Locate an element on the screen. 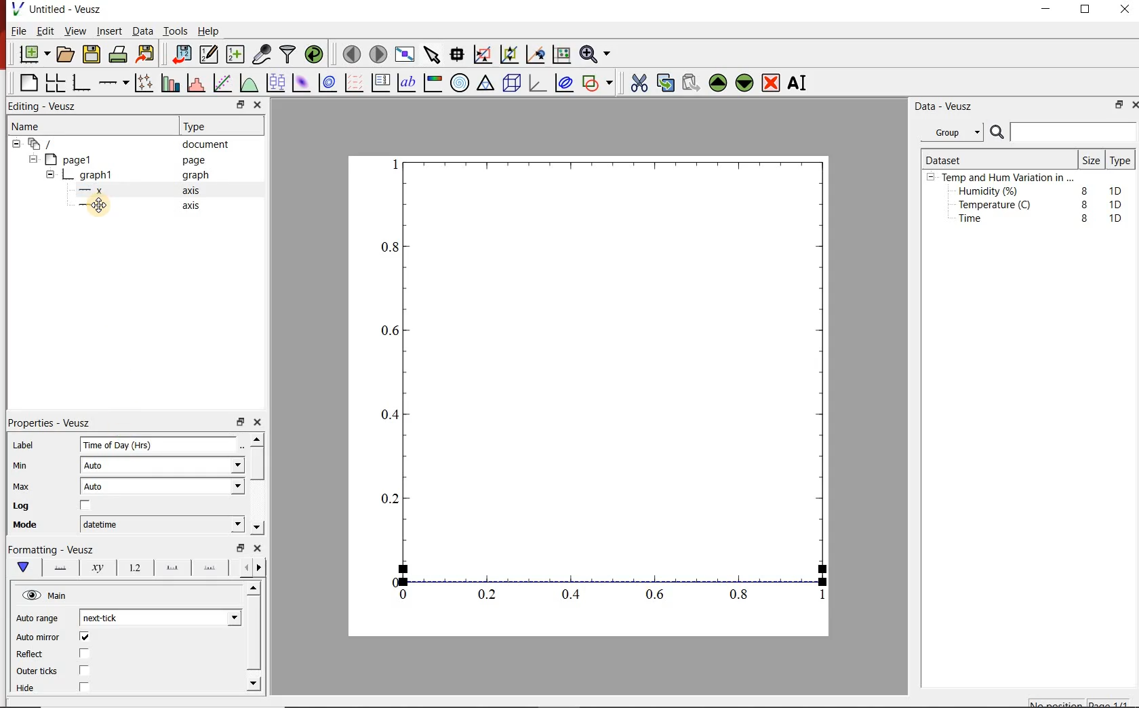  close is located at coordinates (262, 422).